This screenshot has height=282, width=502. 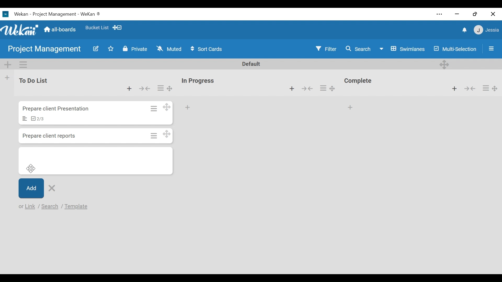 I want to click on prepare client reports, so click(x=49, y=136).